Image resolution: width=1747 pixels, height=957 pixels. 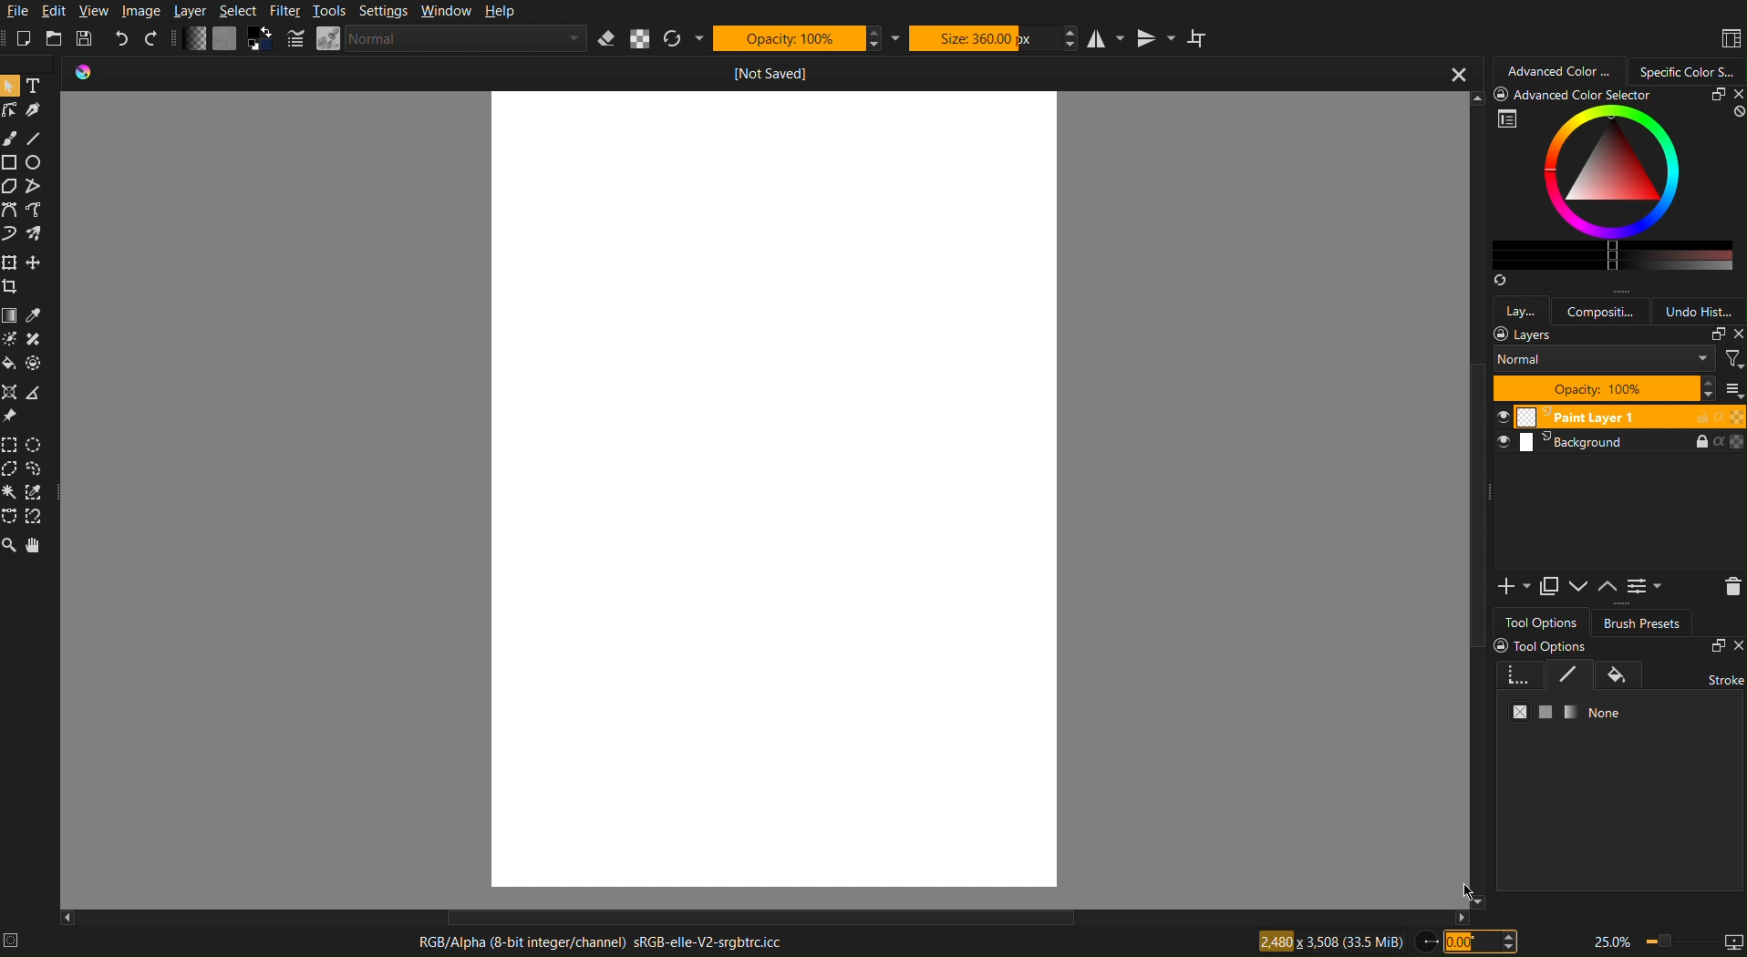 I want to click on Dodge Tool, so click(x=10, y=338).